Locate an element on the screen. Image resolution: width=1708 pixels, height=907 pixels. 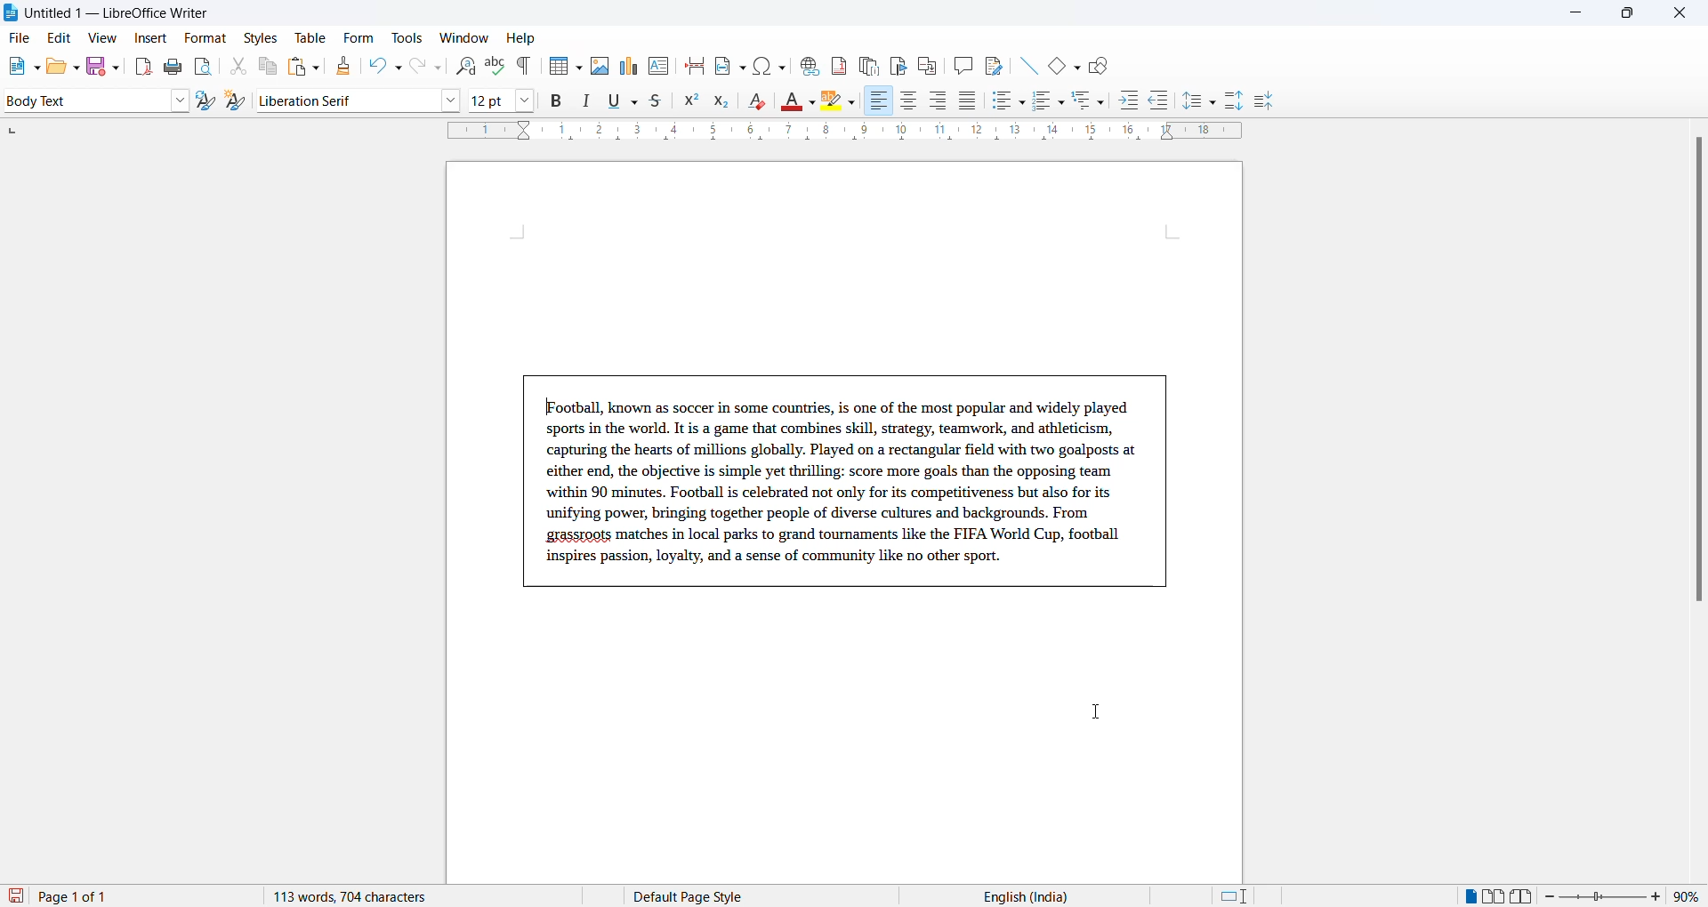
multi page view is located at coordinates (1495, 896).